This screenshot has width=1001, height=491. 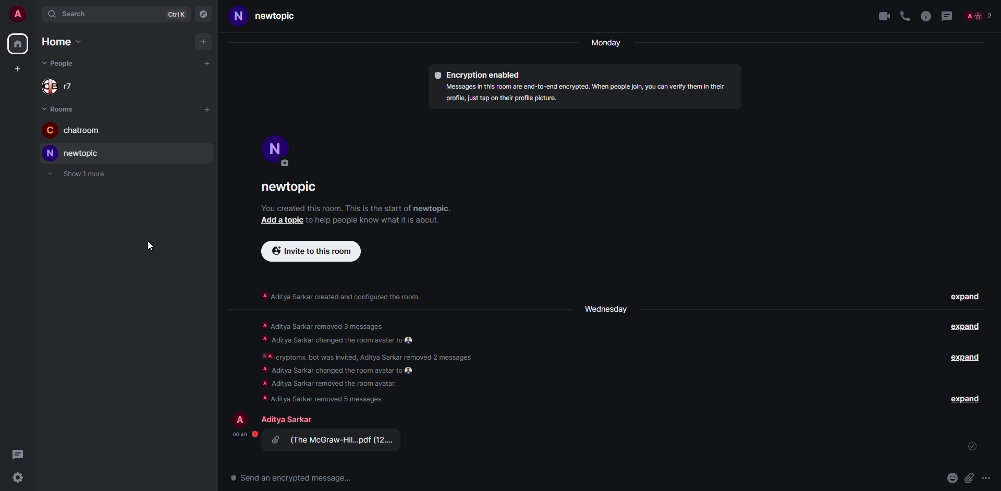 What do you see at coordinates (926, 16) in the screenshot?
I see `info` at bounding box center [926, 16].